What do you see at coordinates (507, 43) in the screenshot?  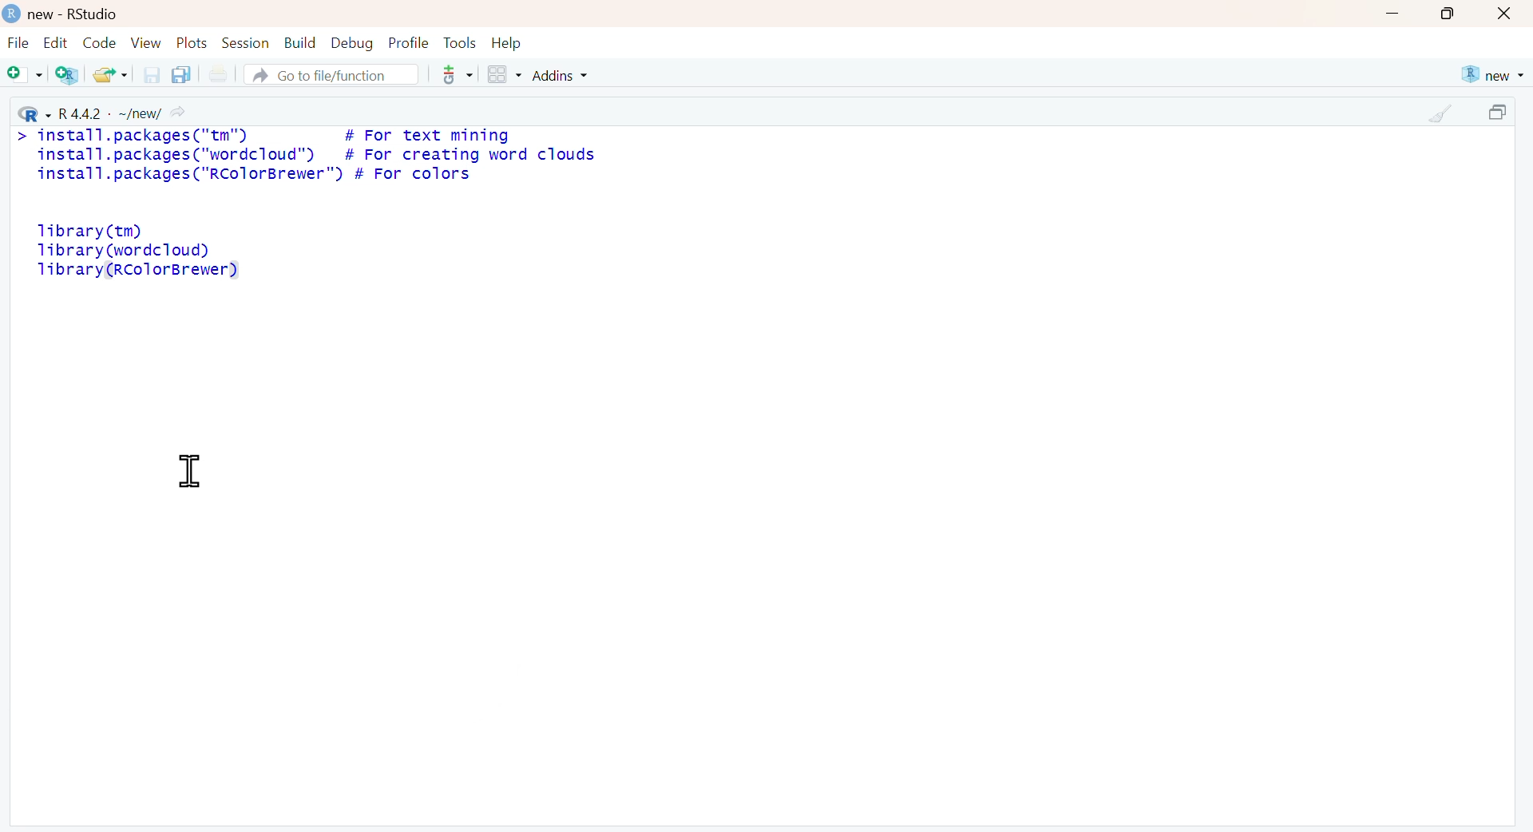 I see `Help` at bounding box center [507, 43].